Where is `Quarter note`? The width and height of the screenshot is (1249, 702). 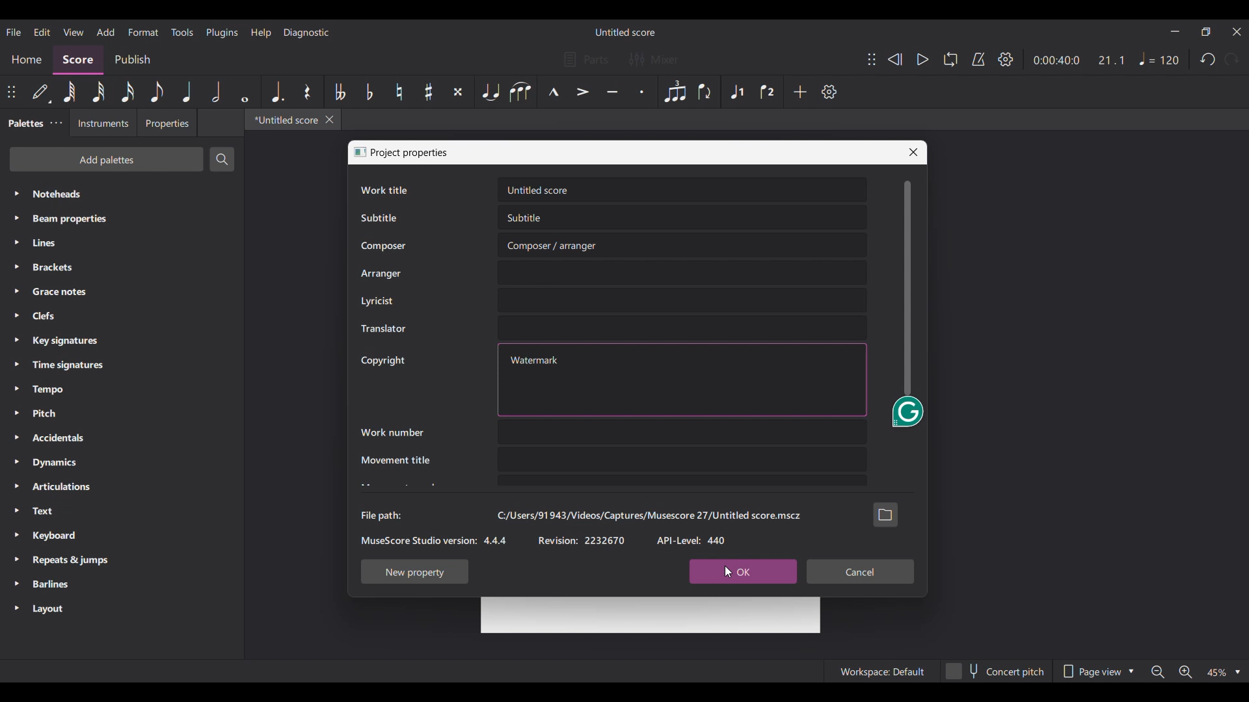
Quarter note is located at coordinates (187, 92).